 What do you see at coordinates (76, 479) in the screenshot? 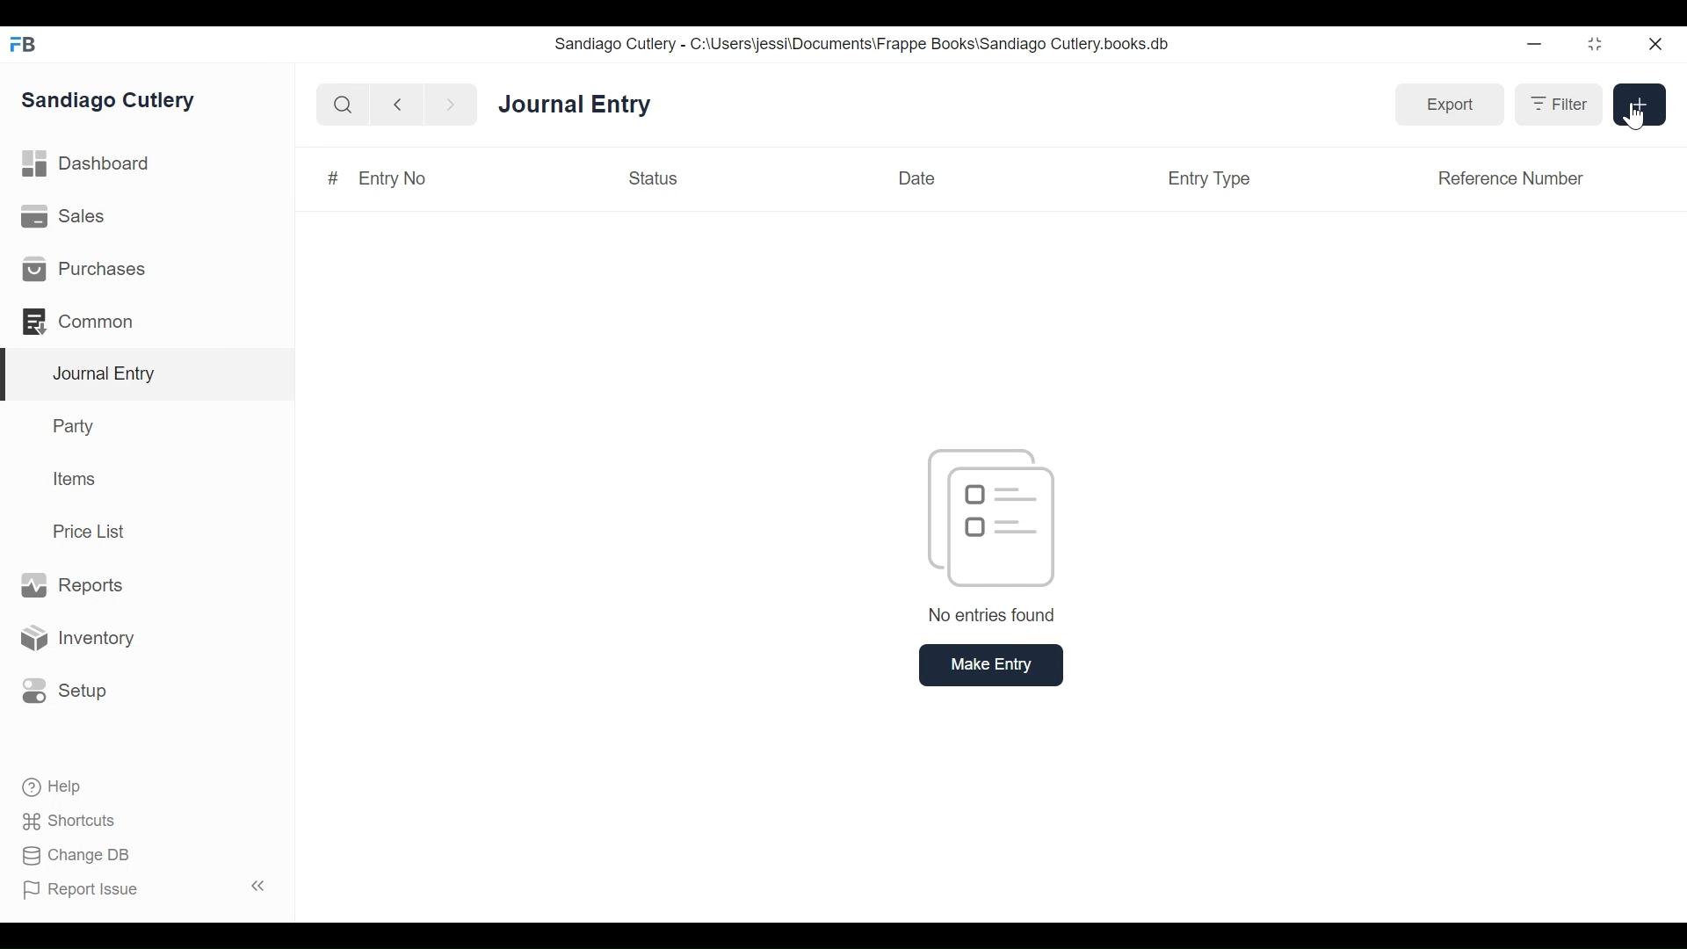
I see `Items` at bounding box center [76, 479].